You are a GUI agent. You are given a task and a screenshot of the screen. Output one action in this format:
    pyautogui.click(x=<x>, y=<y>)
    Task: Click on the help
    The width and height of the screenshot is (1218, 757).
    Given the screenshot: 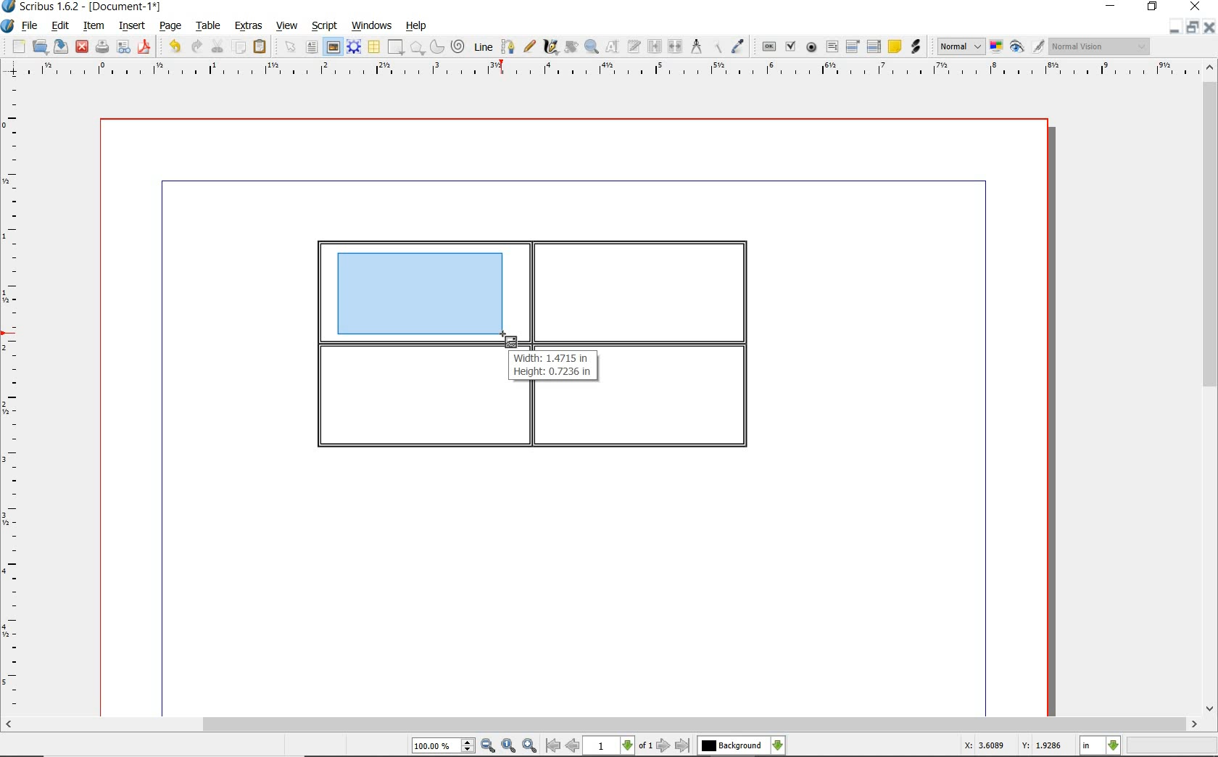 What is the action you would take?
    pyautogui.click(x=416, y=26)
    